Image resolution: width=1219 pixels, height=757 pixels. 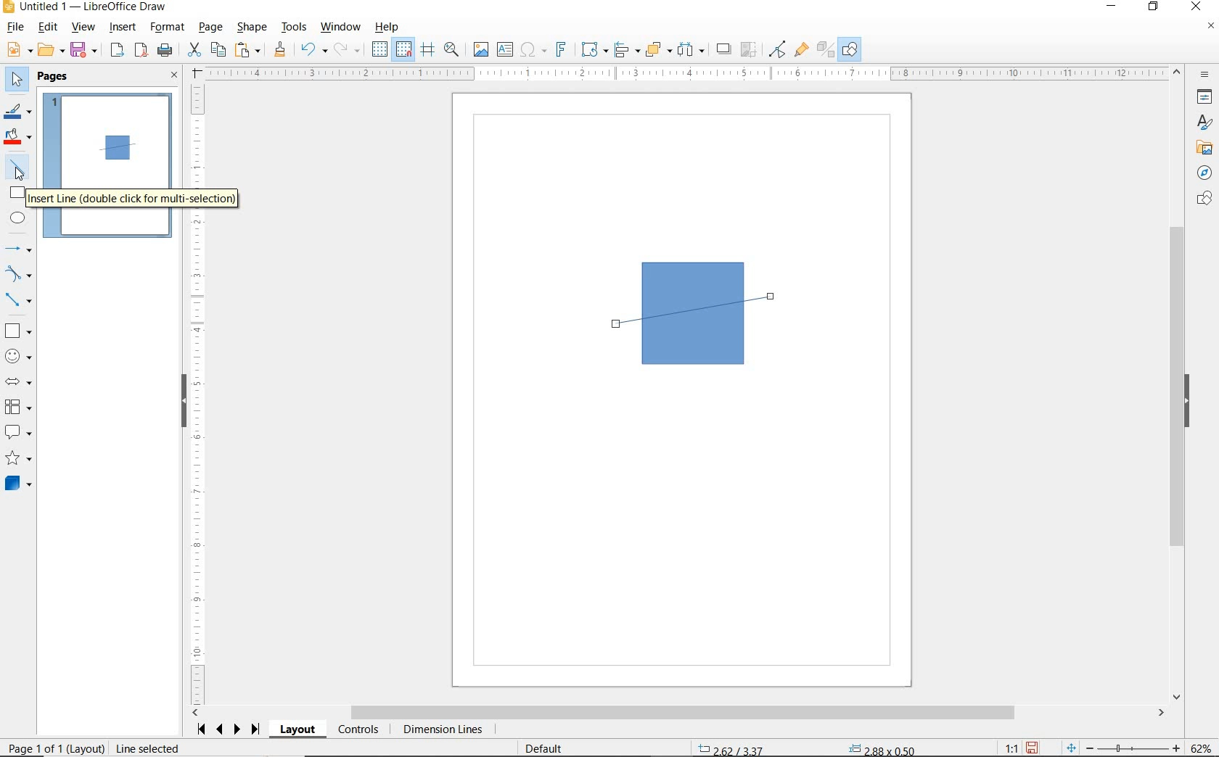 I want to click on 3D SHAPES, so click(x=18, y=484).